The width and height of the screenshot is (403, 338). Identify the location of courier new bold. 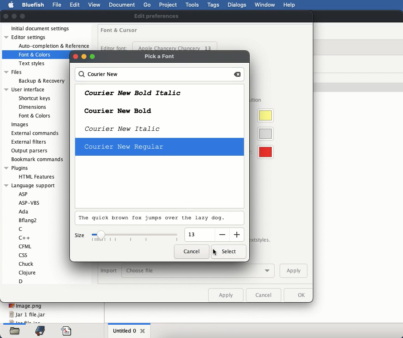
(117, 110).